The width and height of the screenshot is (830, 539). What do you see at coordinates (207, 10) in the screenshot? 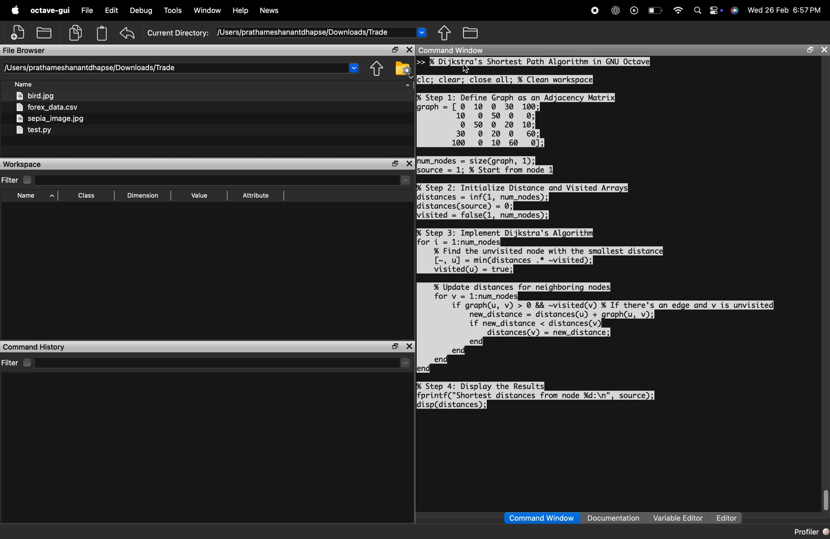
I see `window` at bounding box center [207, 10].